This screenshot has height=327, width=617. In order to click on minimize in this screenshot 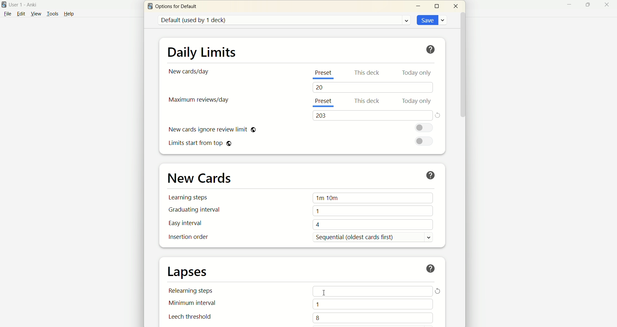, I will do `click(419, 6)`.